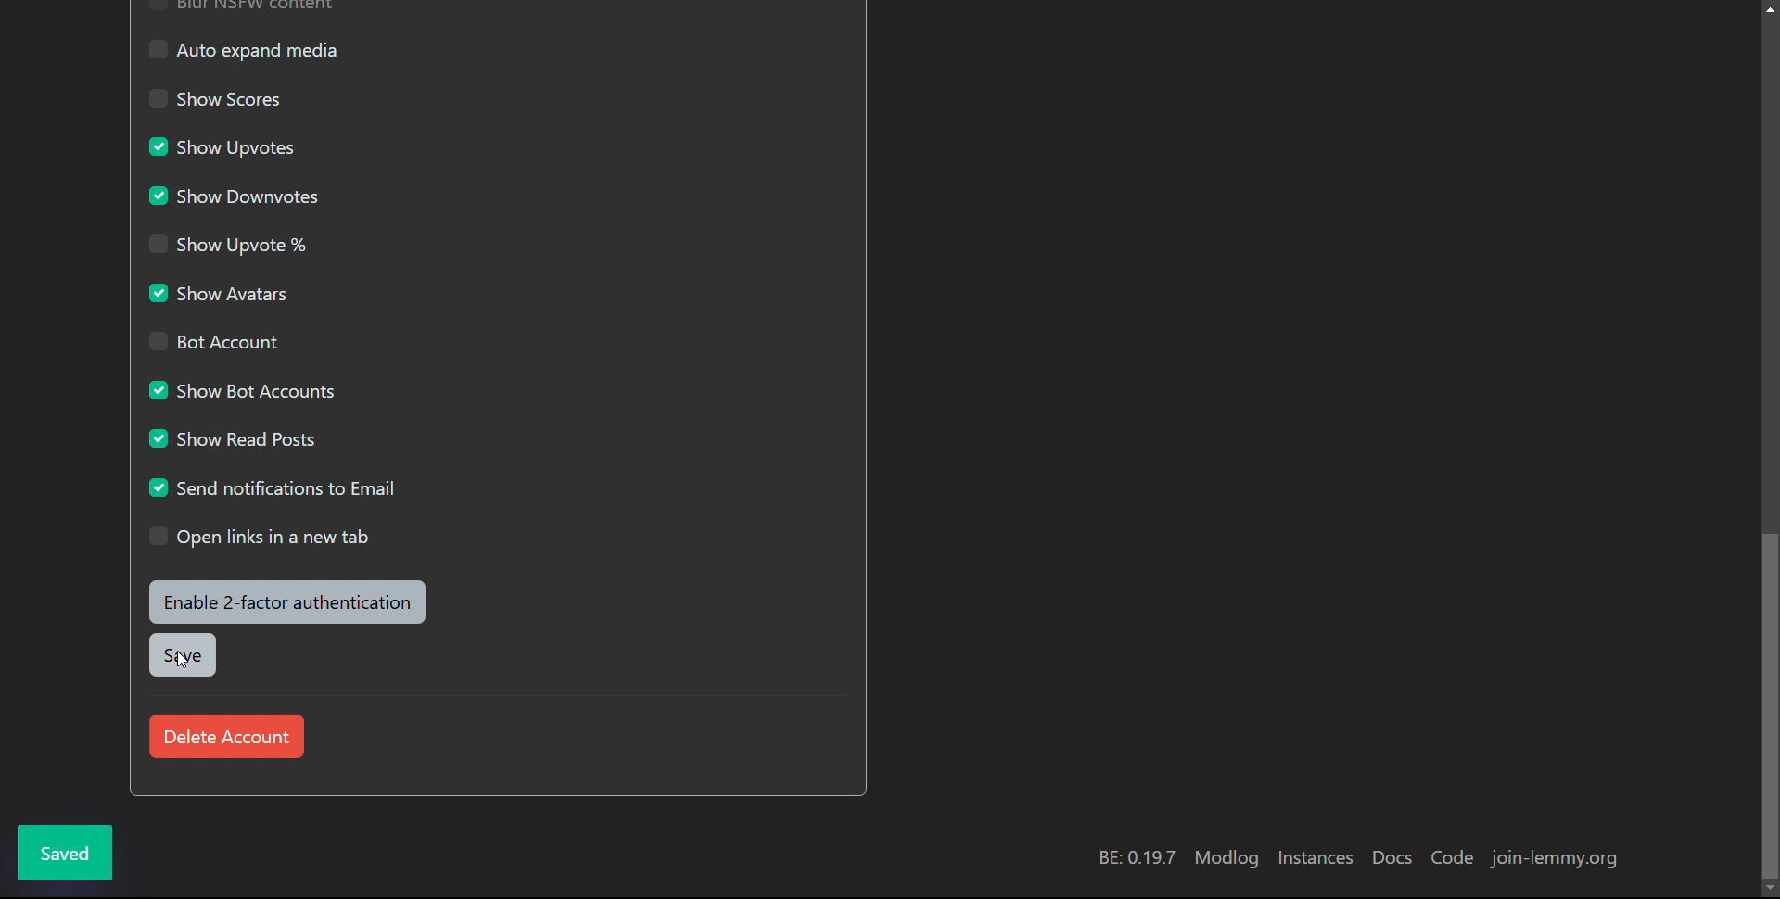 This screenshot has width=1780, height=899. Describe the element at coordinates (242, 7) in the screenshot. I see `Blur NSFW content` at that location.